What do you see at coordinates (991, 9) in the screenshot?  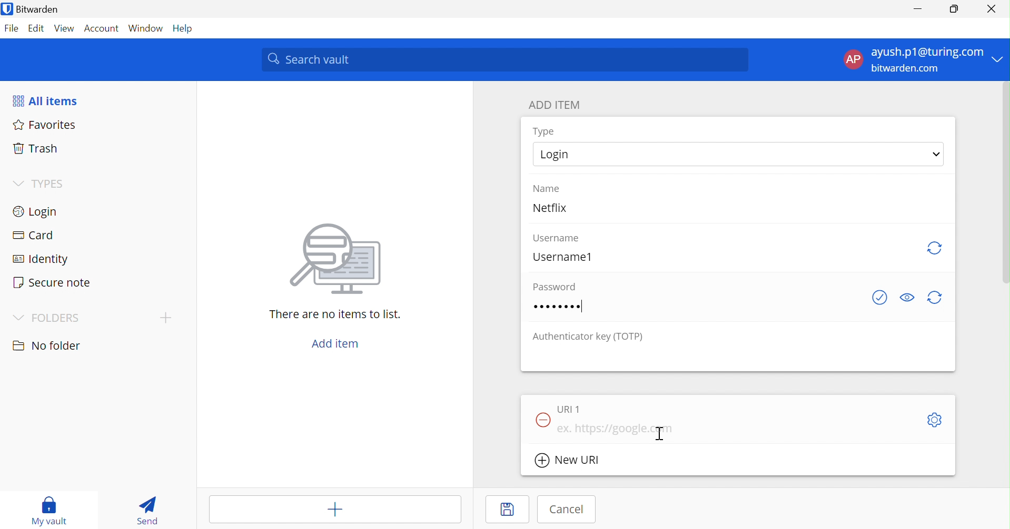 I see `Close` at bounding box center [991, 9].